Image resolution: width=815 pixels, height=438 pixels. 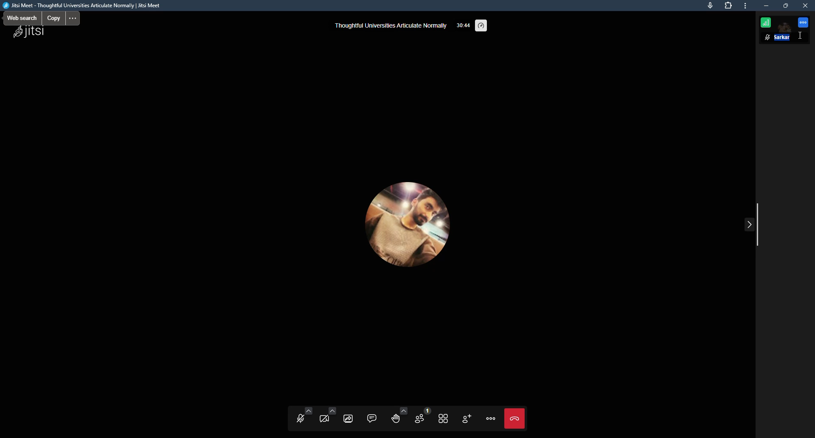 What do you see at coordinates (444, 418) in the screenshot?
I see `toggle title view` at bounding box center [444, 418].